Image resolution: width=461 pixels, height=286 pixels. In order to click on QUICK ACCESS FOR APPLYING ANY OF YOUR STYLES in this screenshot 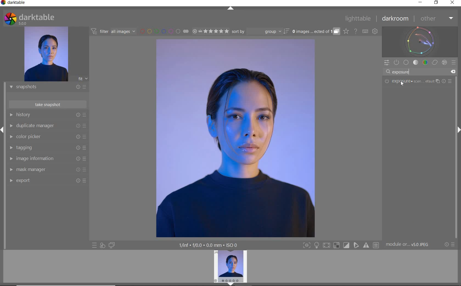, I will do `click(102, 245)`.